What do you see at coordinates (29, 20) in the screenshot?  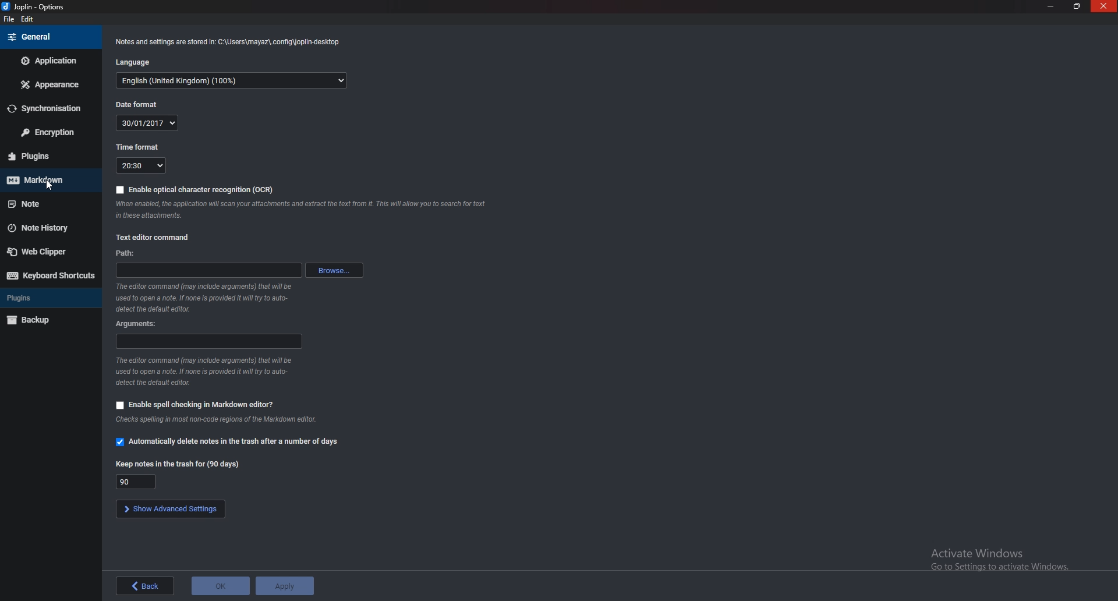 I see `edit` at bounding box center [29, 20].